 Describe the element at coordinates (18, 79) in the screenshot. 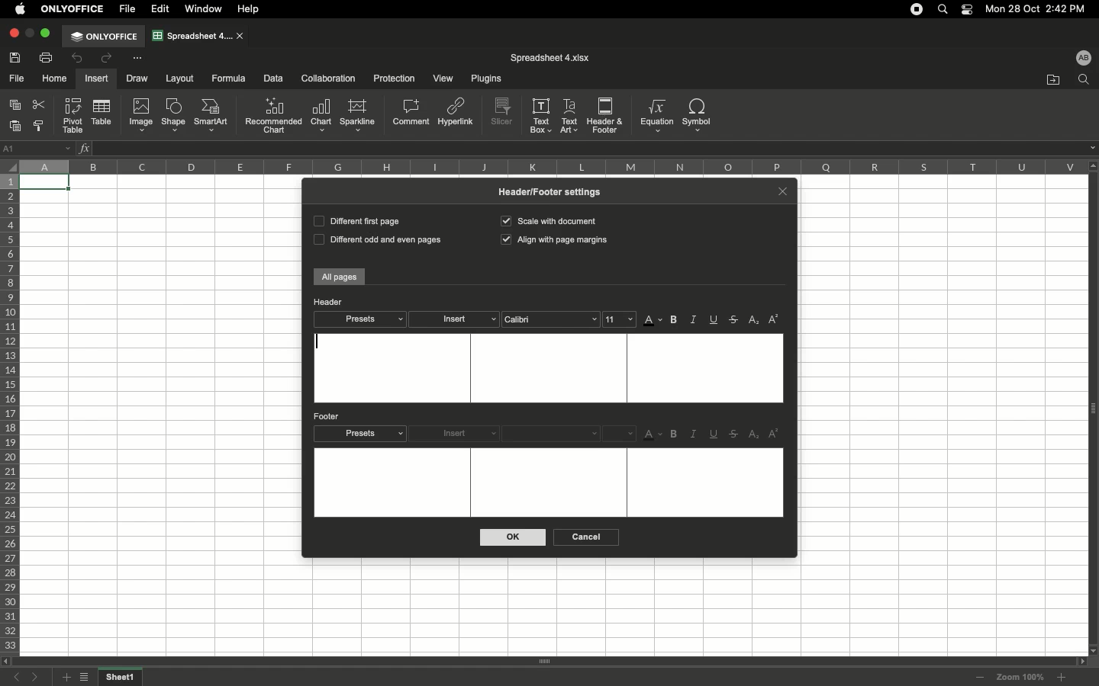

I see `File` at that location.